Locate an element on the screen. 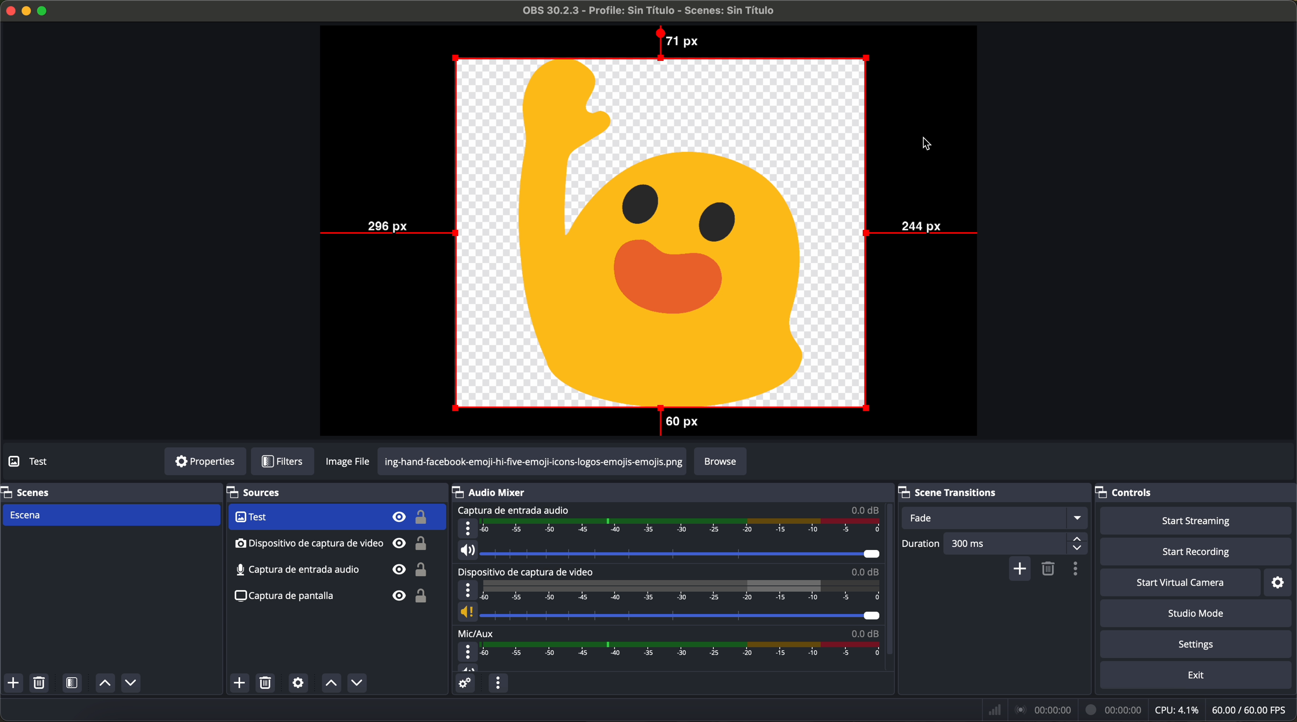  0.0 dB is located at coordinates (866, 572).